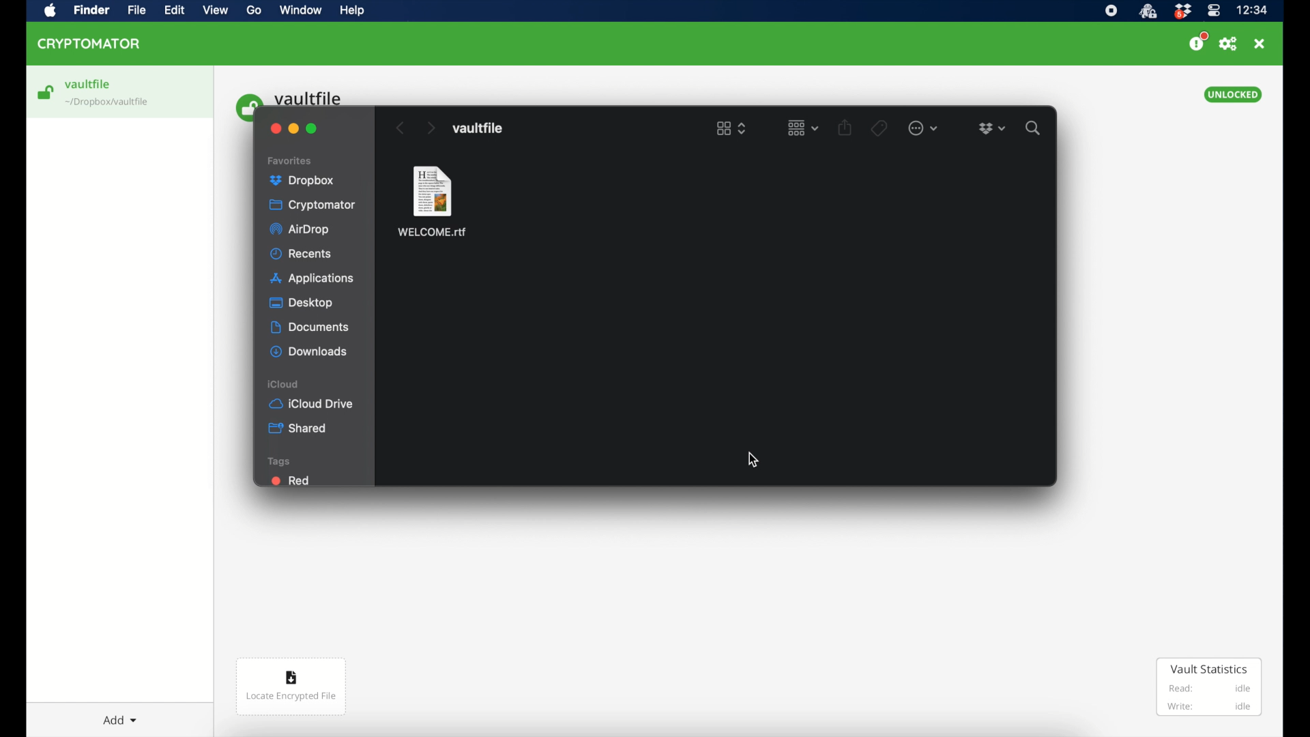 This screenshot has height=737, width=1310. I want to click on vaultfile, so click(120, 91).